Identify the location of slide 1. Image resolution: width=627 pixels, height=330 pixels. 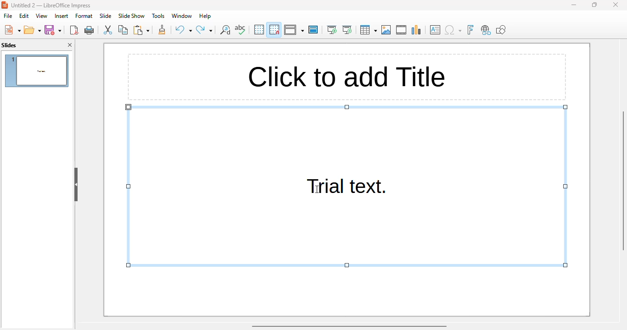
(36, 71).